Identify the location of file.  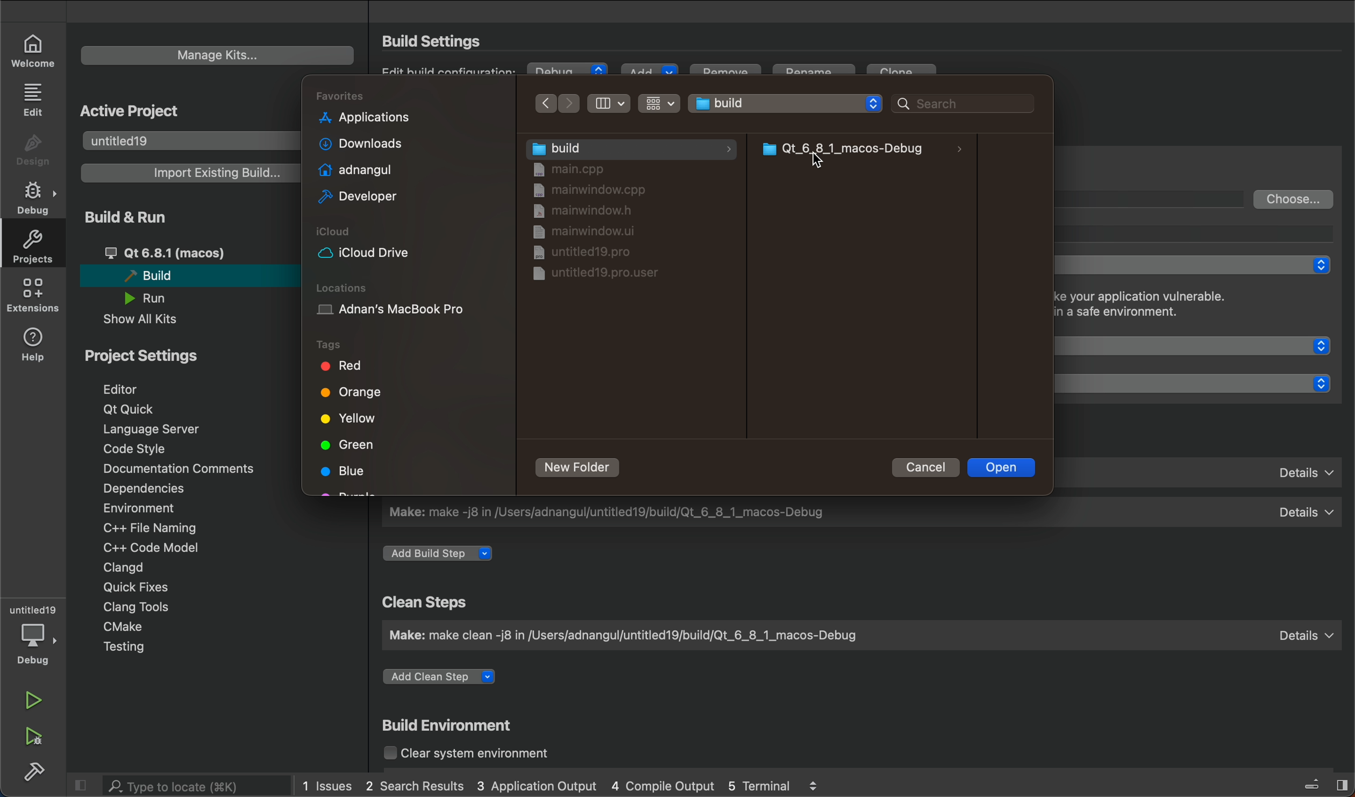
(595, 212).